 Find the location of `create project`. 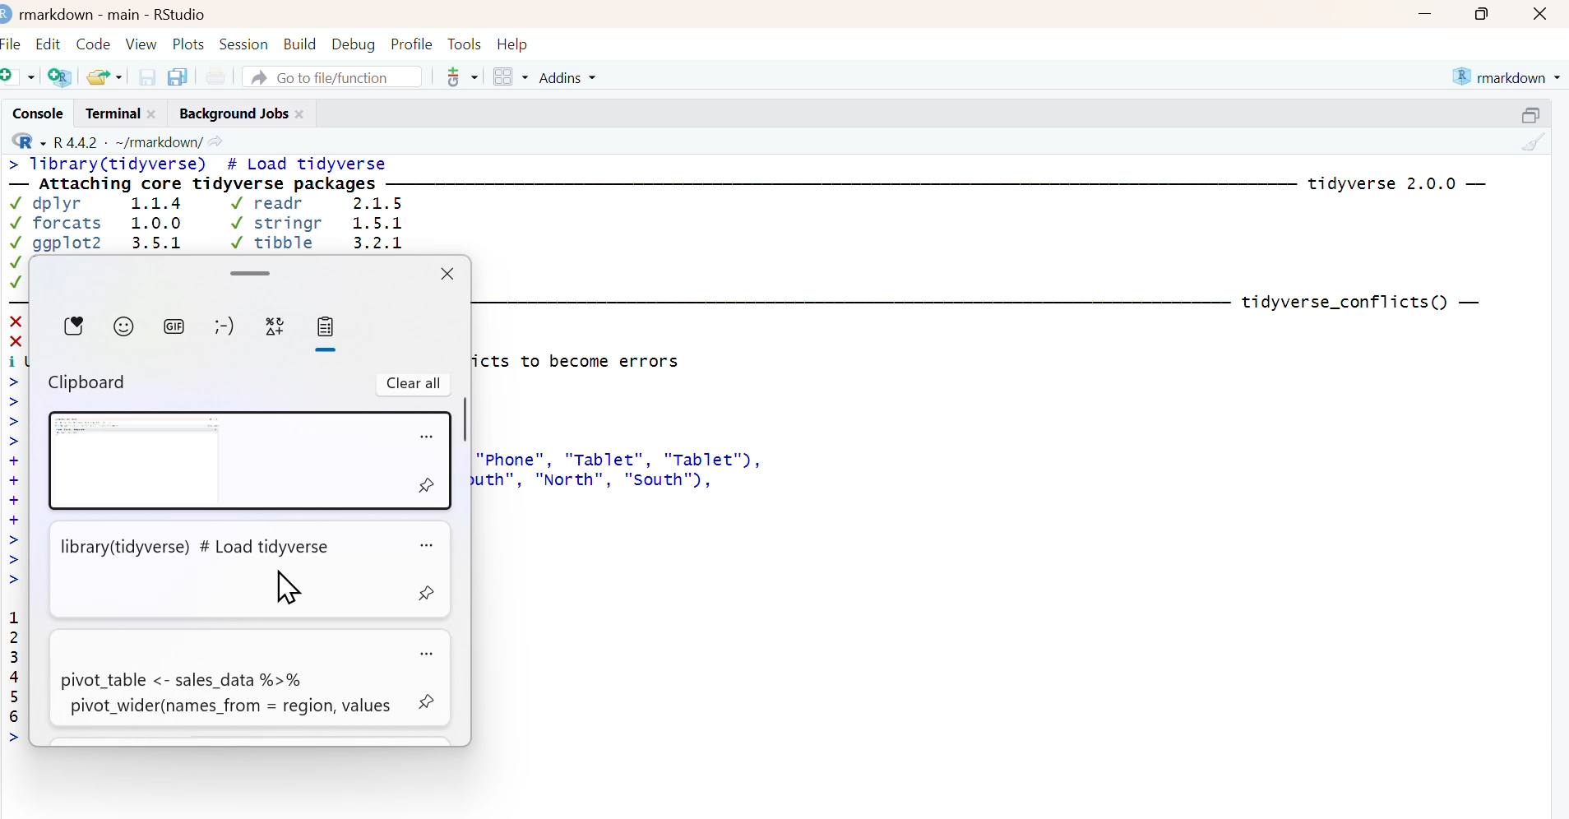

create project is located at coordinates (59, 77).